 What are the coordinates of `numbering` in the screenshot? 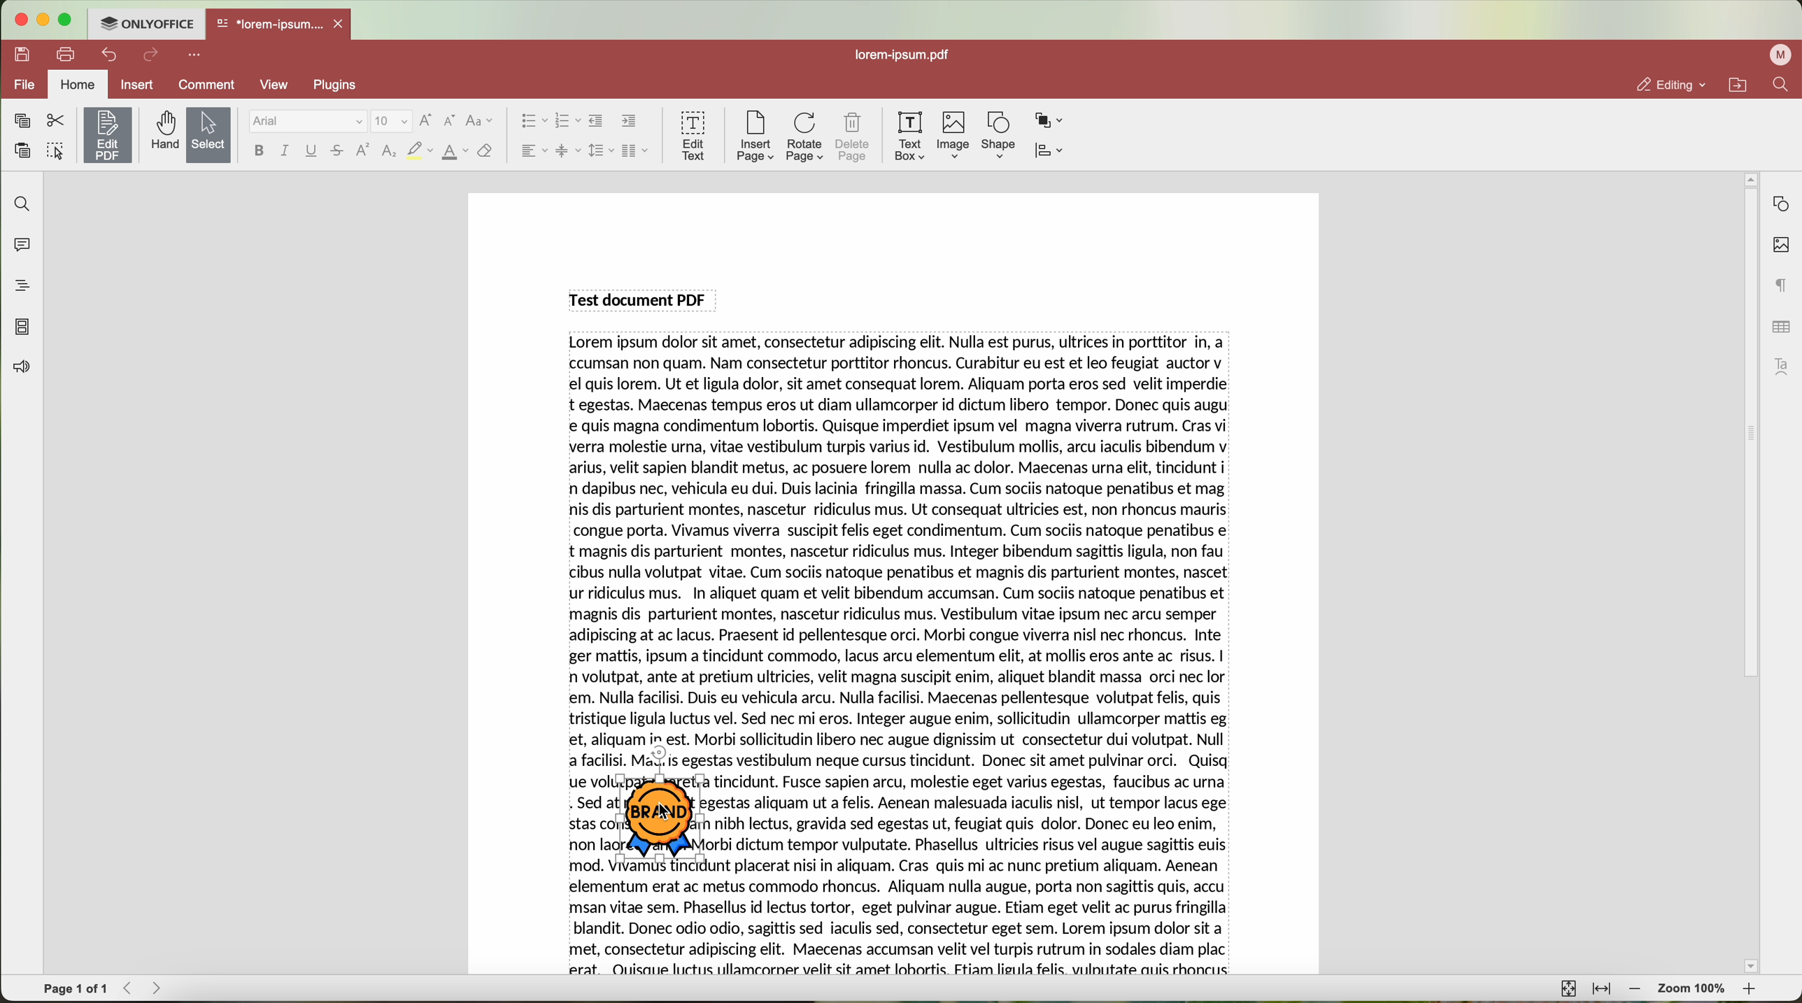 It's located at (567, 122).